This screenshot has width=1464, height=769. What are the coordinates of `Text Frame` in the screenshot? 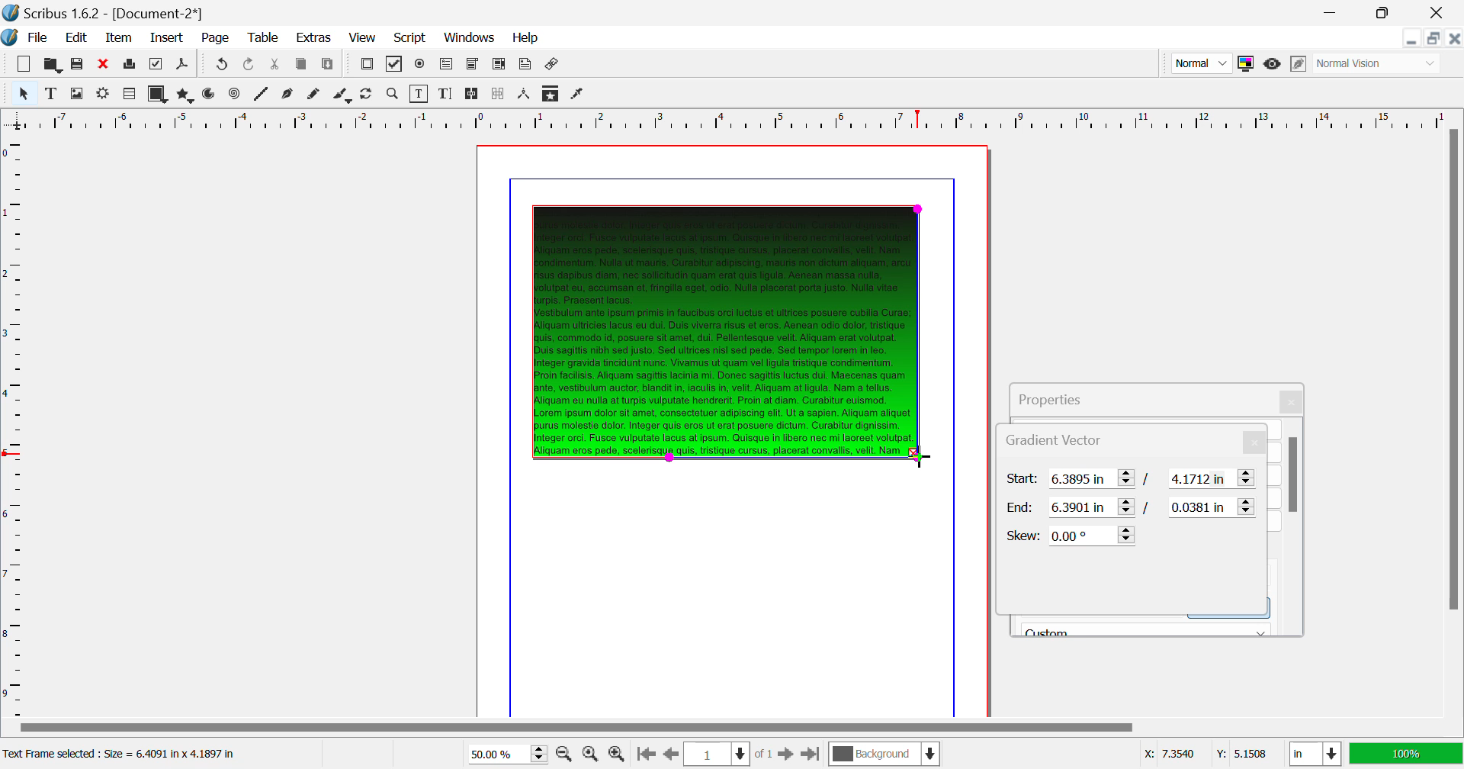 It's located at (51, 93).